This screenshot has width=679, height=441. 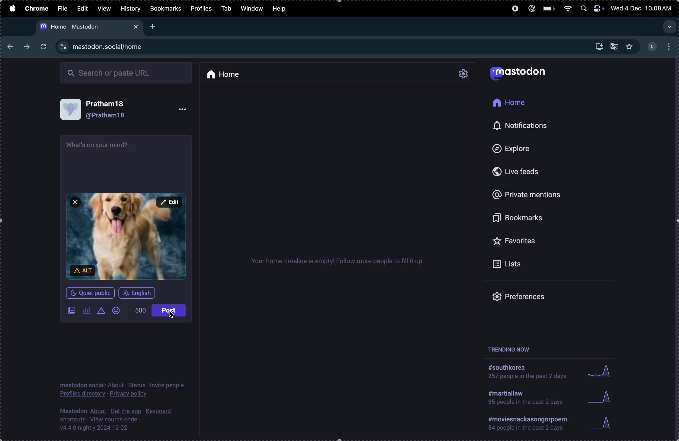 I want to click on help, so click(x=282, y=7).